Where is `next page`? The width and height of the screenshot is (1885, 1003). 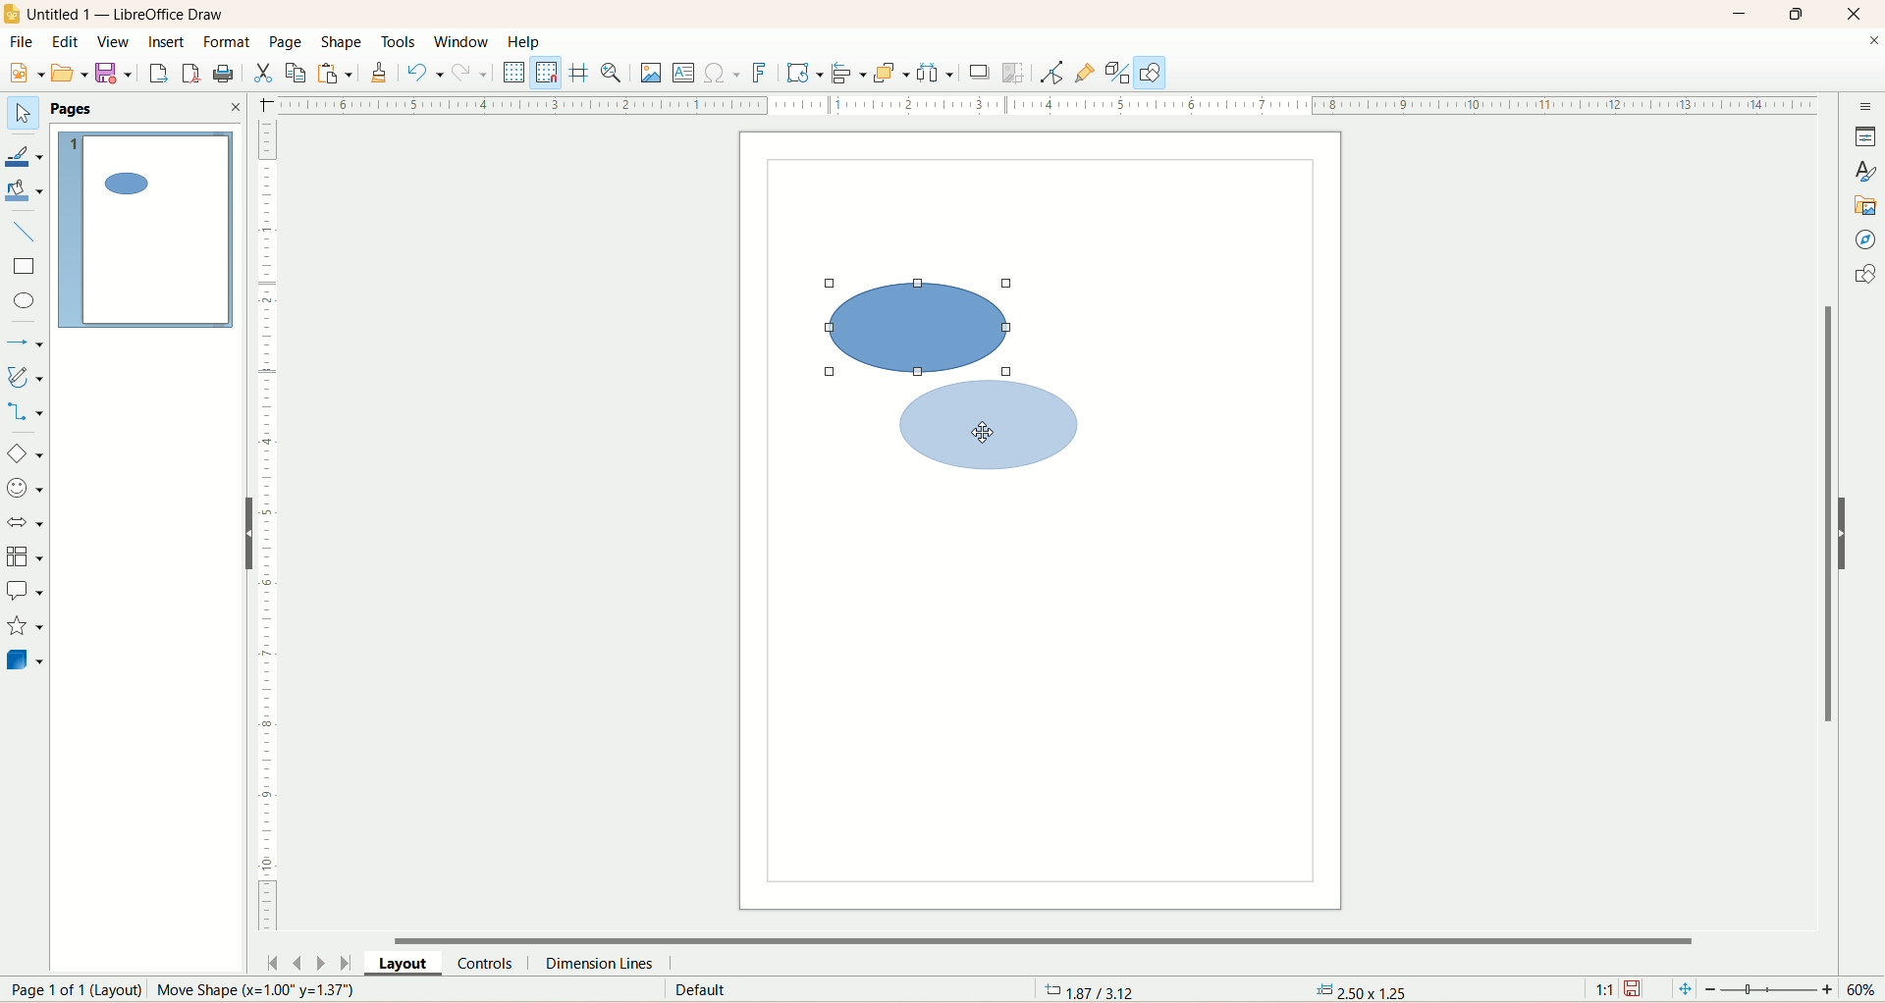 next page is located at coordinates (323, 963).